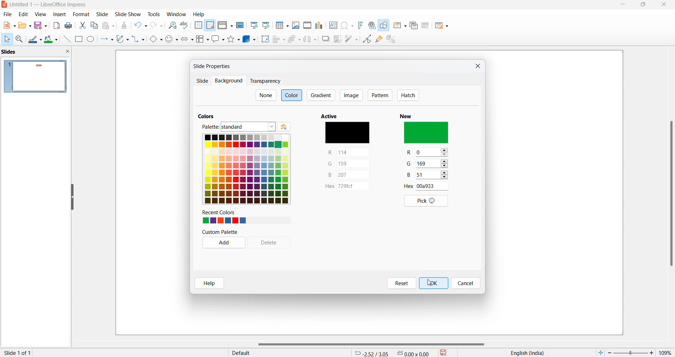 This screenshot has width=675, height=357. Describe the element at coordinates (225, 26) in the screenshot. I see `display view` at that location.